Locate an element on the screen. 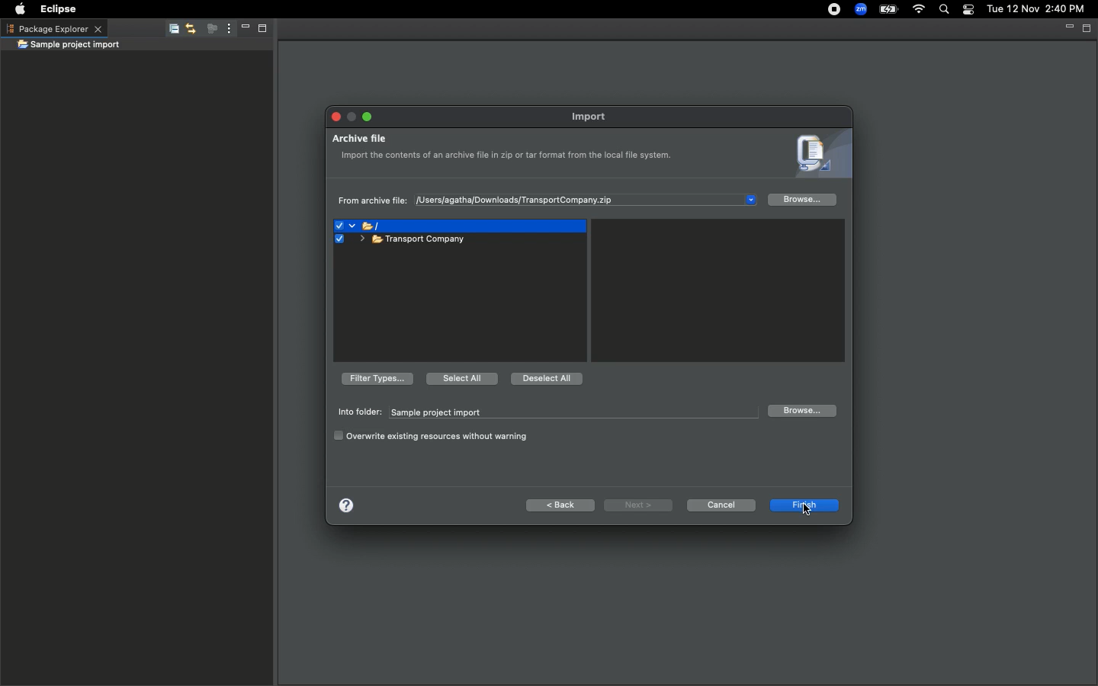  Zoom is located at coordinates (859, 9).